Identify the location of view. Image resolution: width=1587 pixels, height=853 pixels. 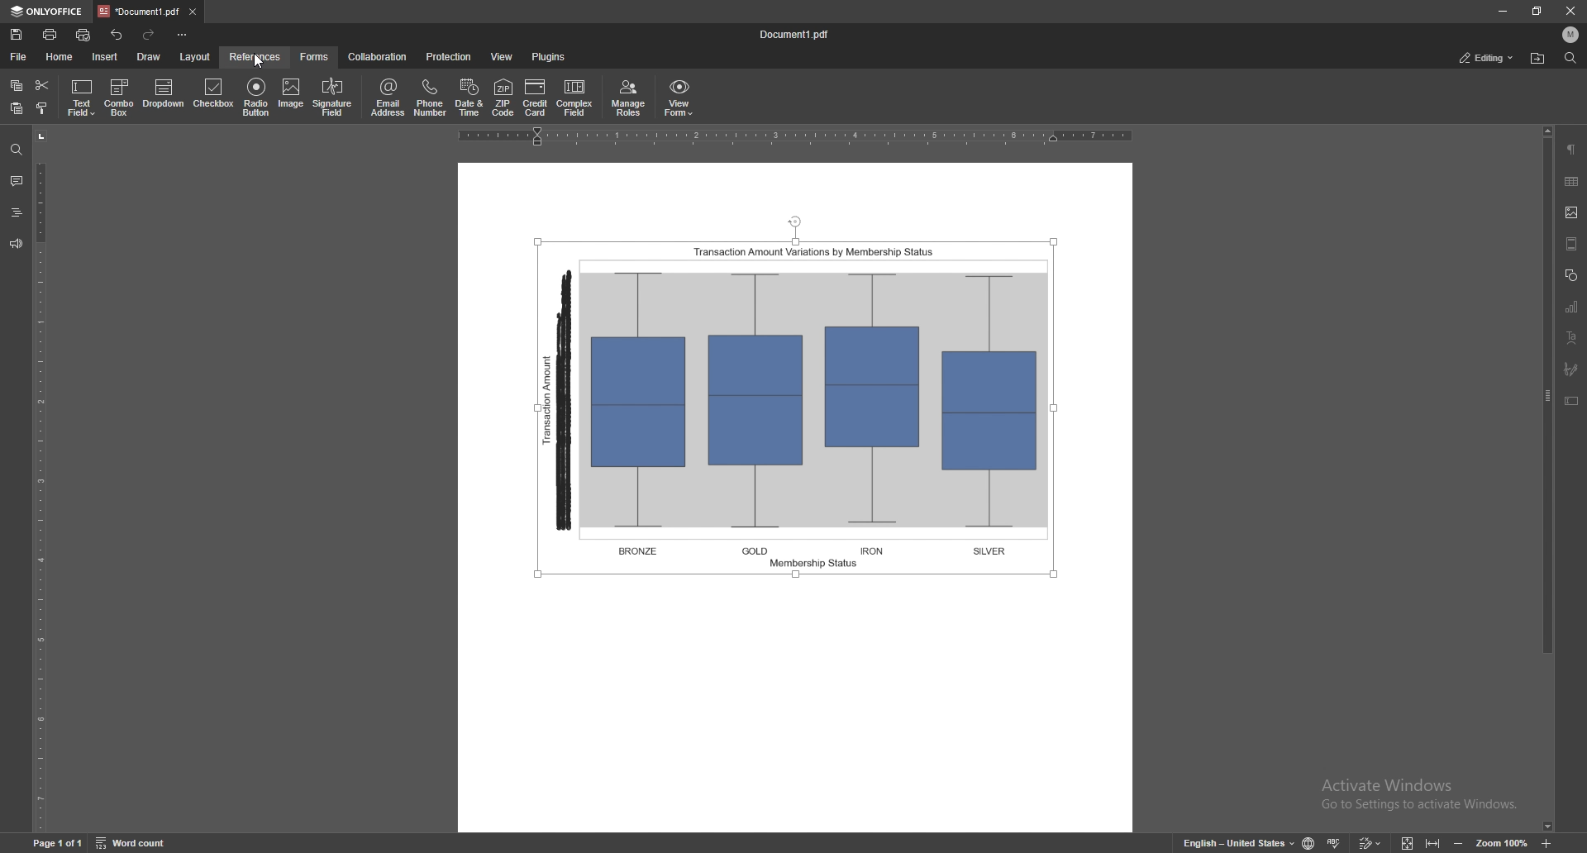
(503, 56).